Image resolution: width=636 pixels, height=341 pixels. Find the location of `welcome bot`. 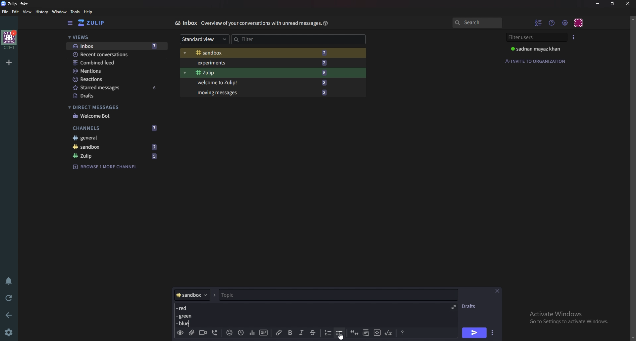

welcome bot is located at coordinates (115, 116).